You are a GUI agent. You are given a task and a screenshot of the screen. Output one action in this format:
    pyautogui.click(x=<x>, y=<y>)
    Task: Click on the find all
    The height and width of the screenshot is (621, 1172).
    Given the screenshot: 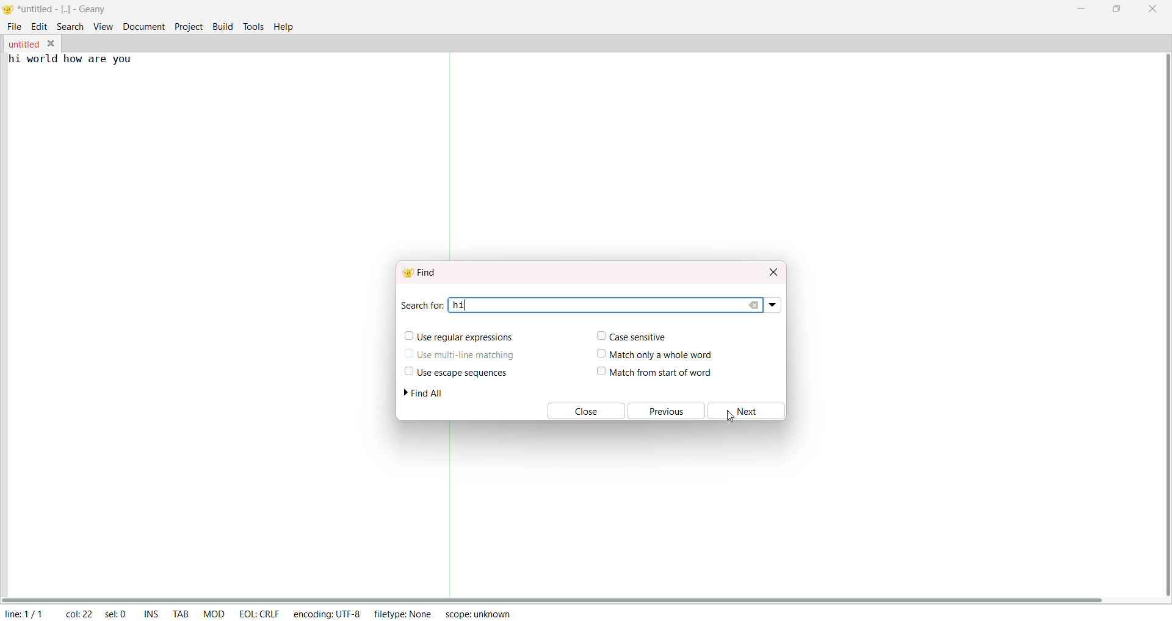 What is the action you would take?
    pyautogui.click(x=420, y=393)
    